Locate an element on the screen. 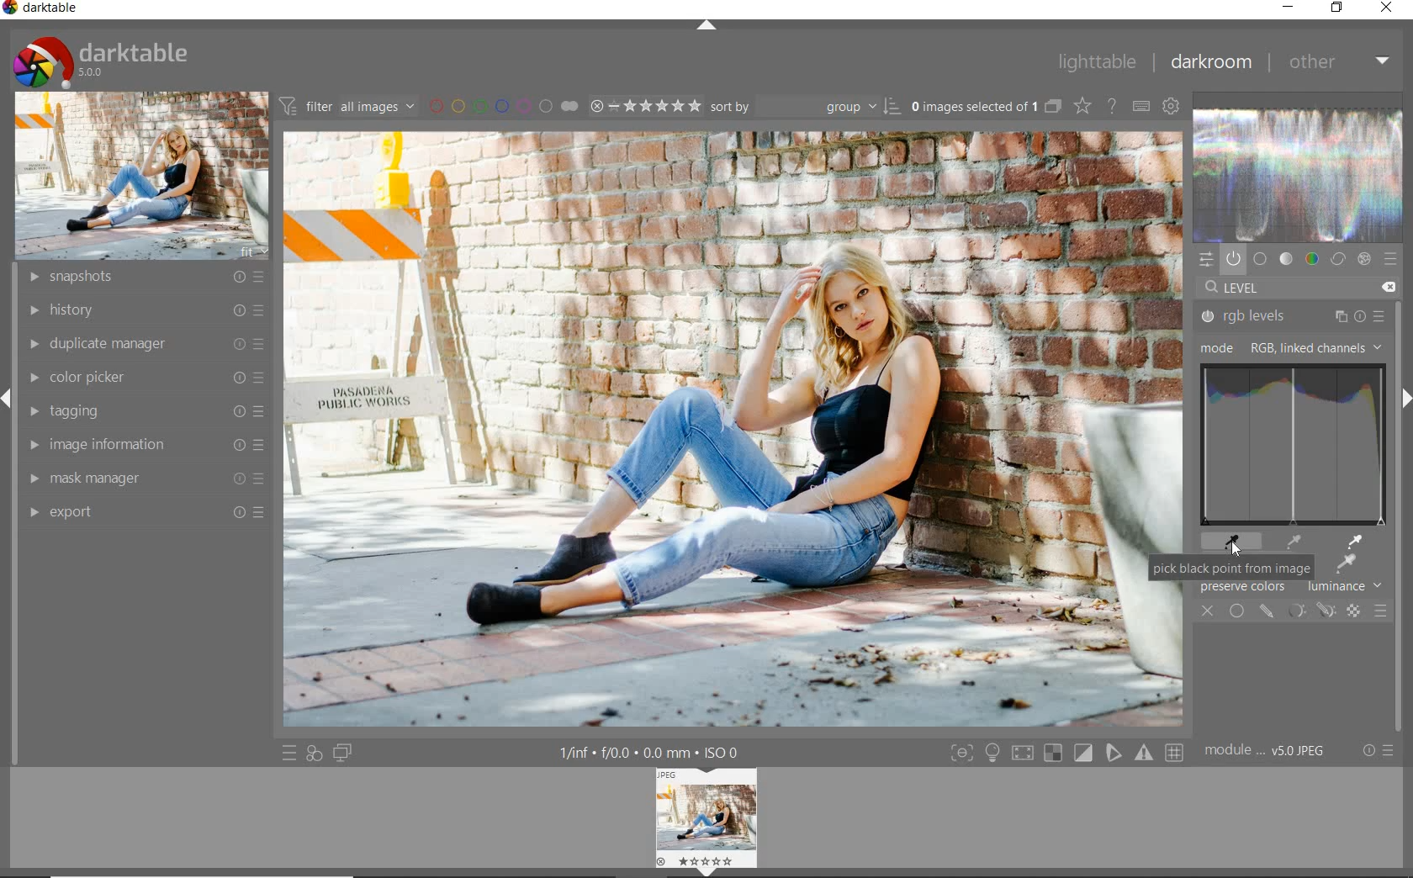  lighttable is located at coordinates (1103, 61).